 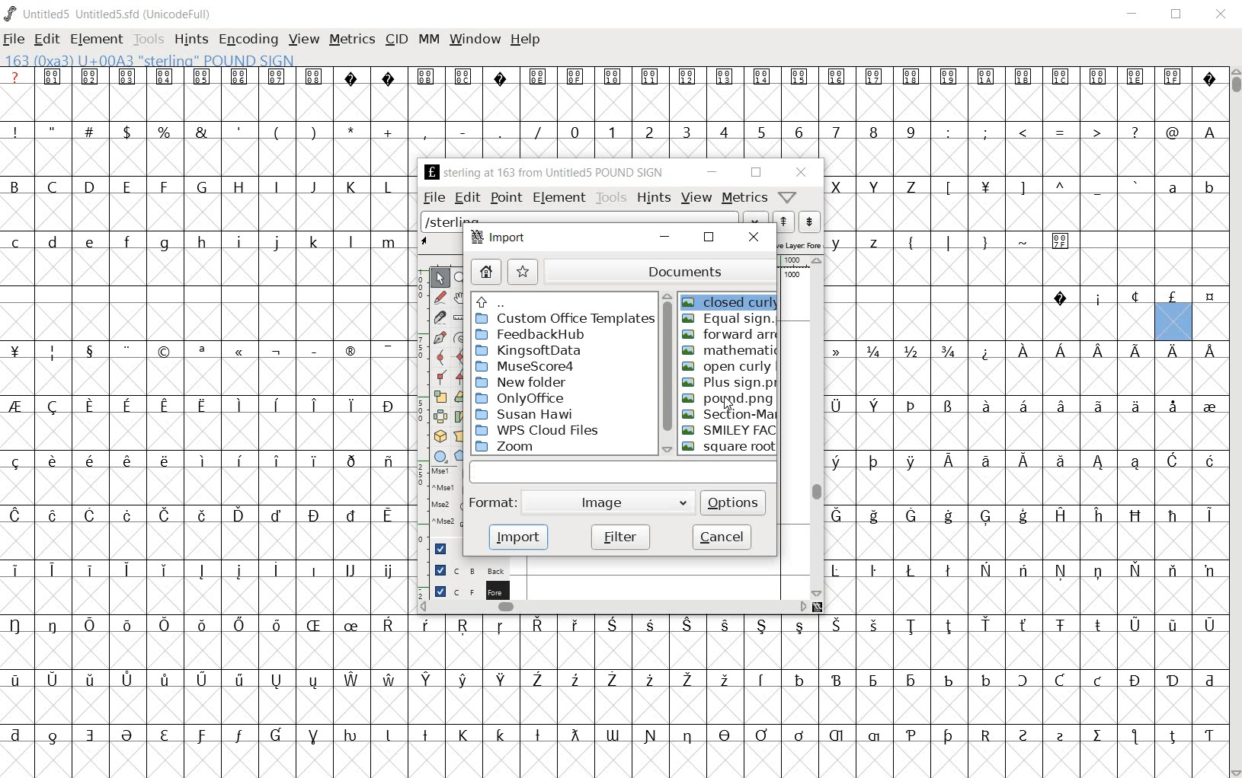 What do you see at coordinates (1097, 77) in the screenshot?
I see `Symbol` at bounding box center [1097, 77].